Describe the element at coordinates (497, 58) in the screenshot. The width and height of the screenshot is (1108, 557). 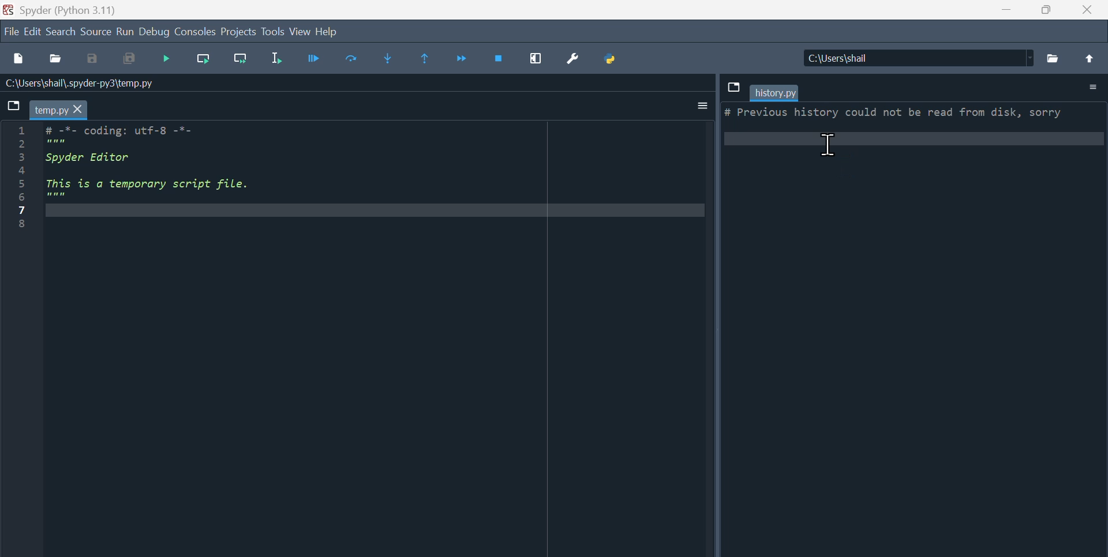
I see `Stop debugging` at that location.